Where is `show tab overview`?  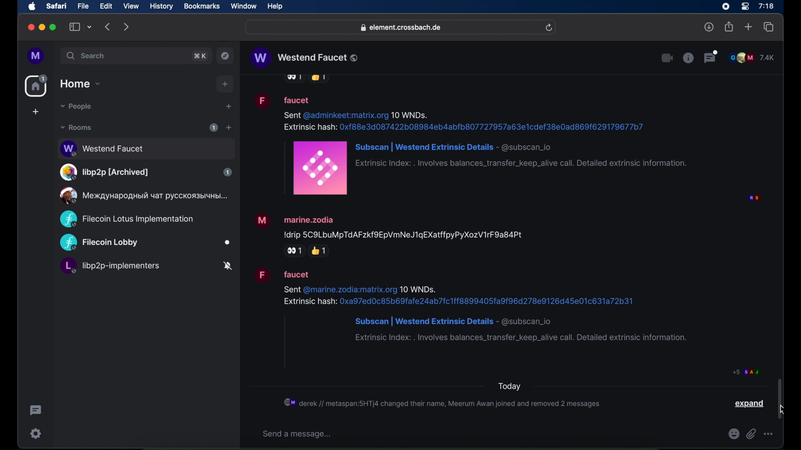 show tab overview is located at coordinates (769, 27).